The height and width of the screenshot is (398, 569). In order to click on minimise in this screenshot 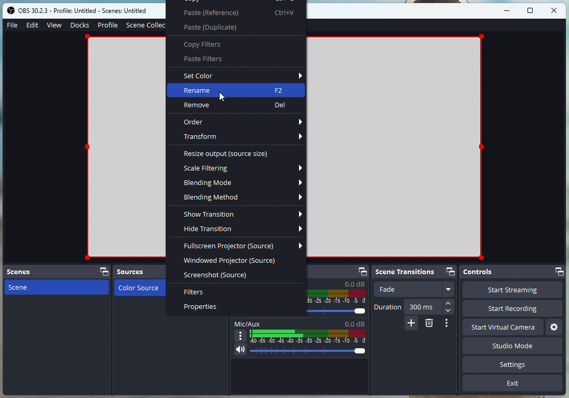, I will do `click(509, 10)`.